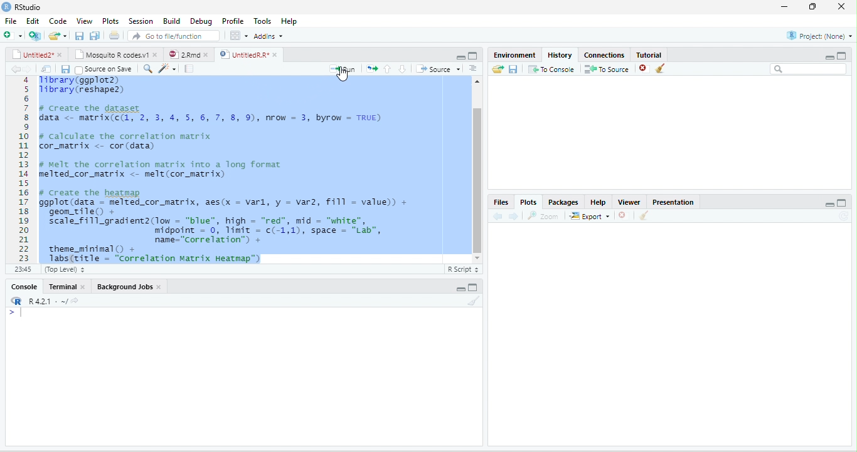  Describe the element at coordinates (262, 19) in the screenshot. I see `tools` at that location.